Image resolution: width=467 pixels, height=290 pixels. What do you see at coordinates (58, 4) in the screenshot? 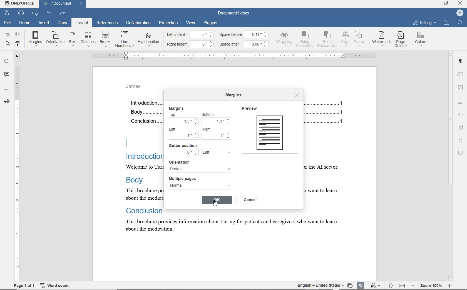
I see `document name` at bounding box center [58, 4].